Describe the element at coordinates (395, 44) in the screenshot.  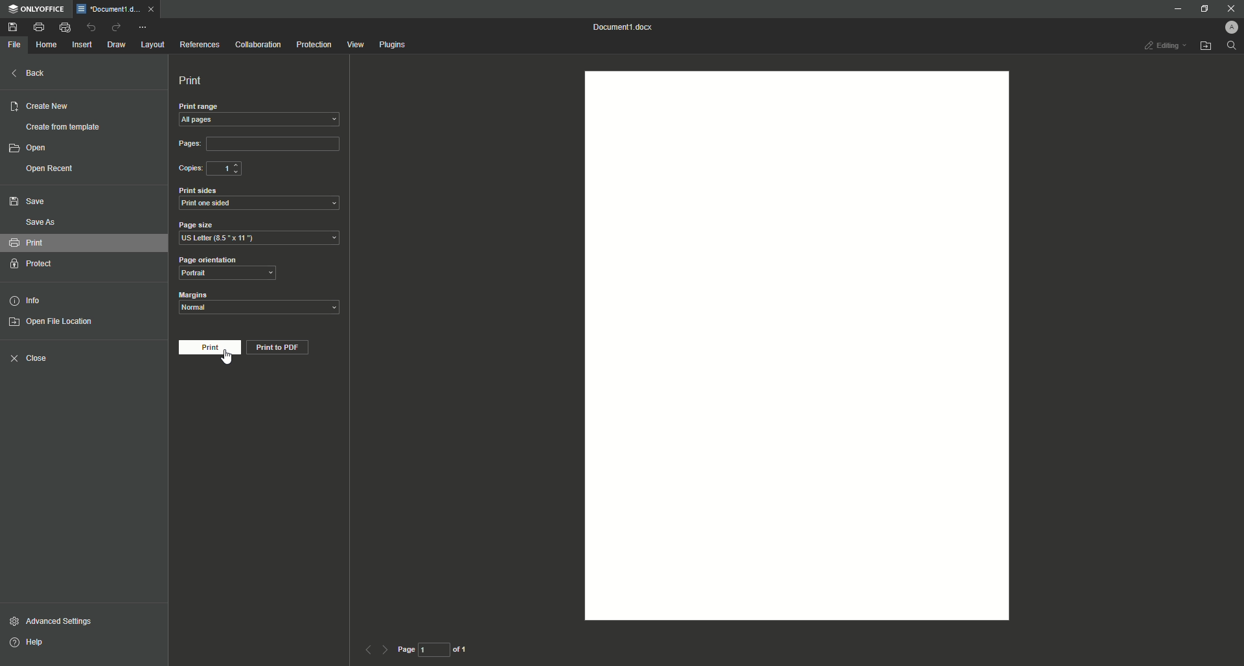
I see `Plugins` at that location.